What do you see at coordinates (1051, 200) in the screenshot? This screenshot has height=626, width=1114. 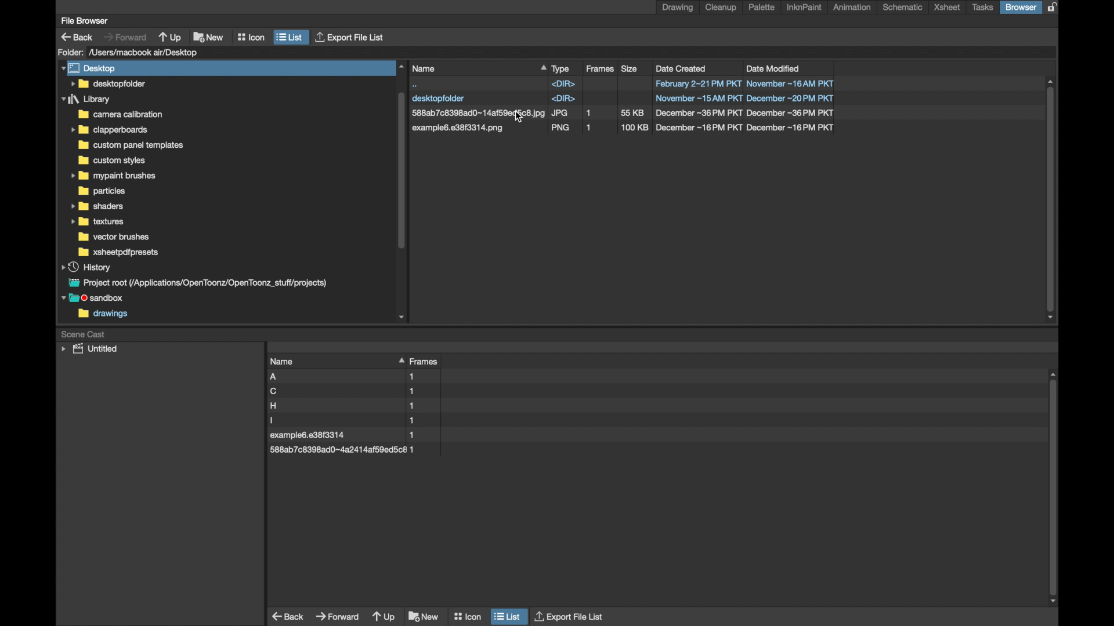 I see `scroll box` at bounding box center [1051, 200].